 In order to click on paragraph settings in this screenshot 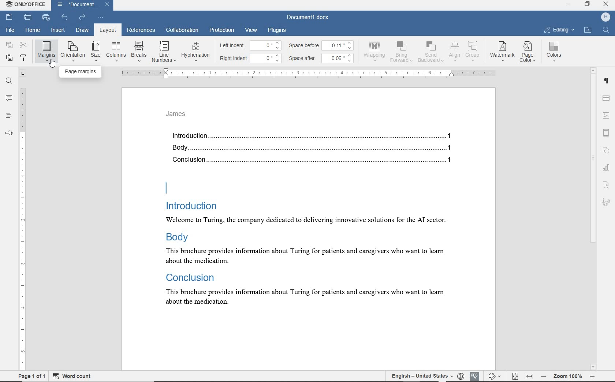, I will do `click(607, 82)`.